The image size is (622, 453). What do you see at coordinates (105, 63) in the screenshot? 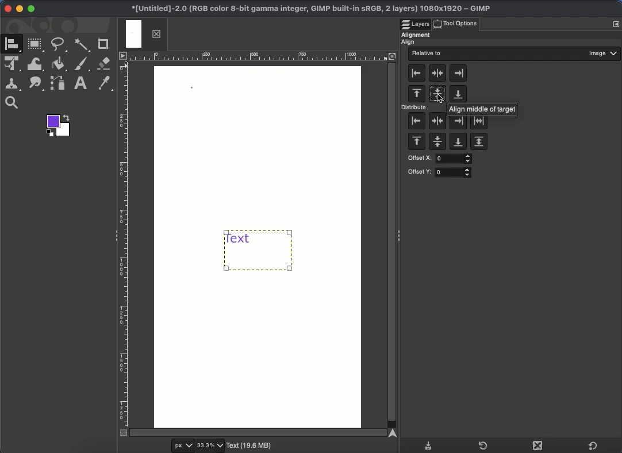
I see `Erase` at bounding box center [105, 63].